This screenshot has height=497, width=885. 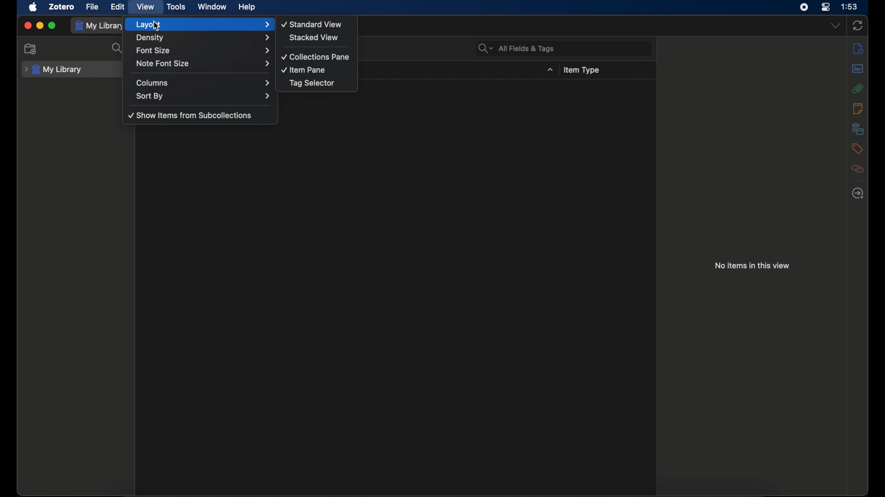 What do you see at coordinates (804, 7) in the screenshot?
I see `screen recorder` at bounding box center [804, 7].